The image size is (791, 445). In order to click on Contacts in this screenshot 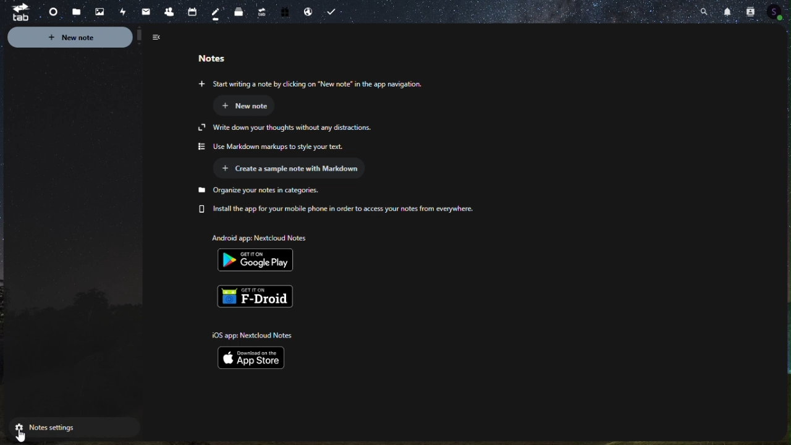, I will do `click(190, 10)`.